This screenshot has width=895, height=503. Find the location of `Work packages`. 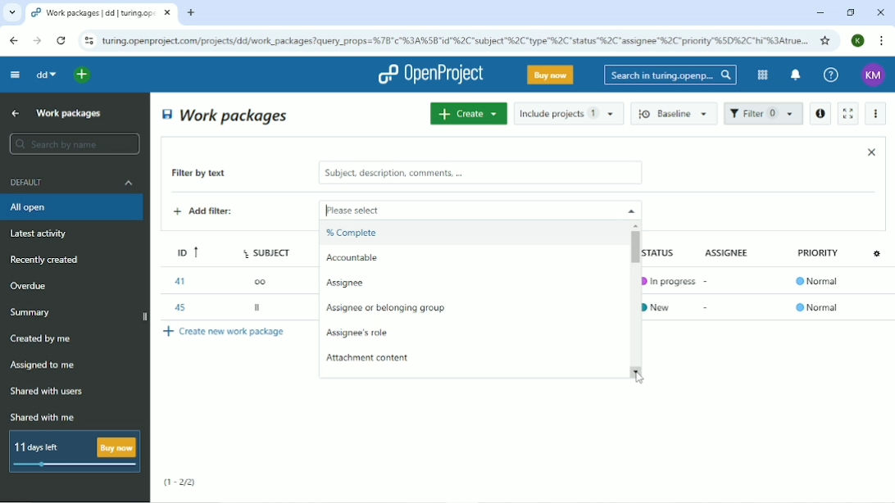

Work packages is located at coordinates (226, 115).